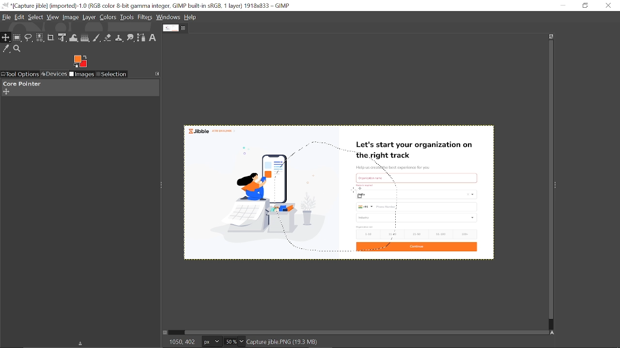  Describe the element at coordinates (111, 75) in the screenshot. I see `Selection` at that location.